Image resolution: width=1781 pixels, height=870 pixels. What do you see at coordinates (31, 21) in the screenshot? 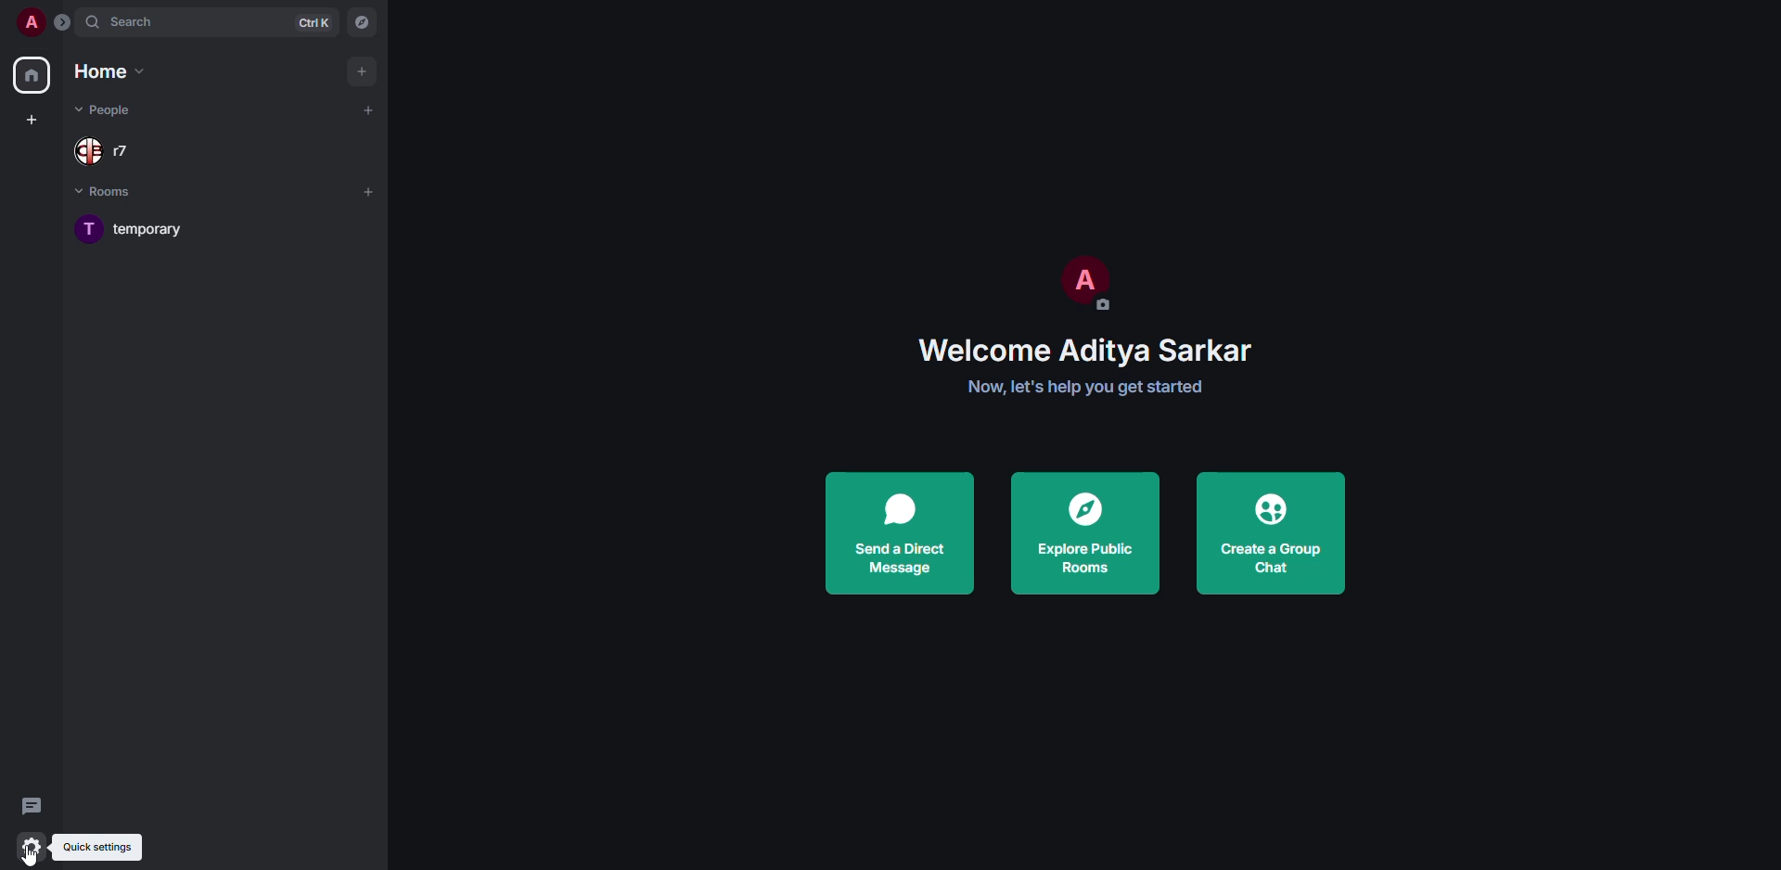
I see `profile` at bounding box center [31, 21].